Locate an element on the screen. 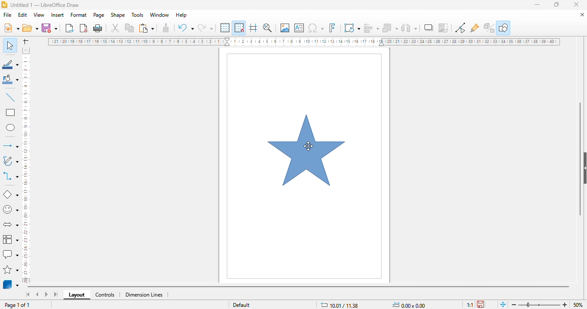 The width and height of the screenshot is (587, 309). paste is located at coordinates (147, 28).